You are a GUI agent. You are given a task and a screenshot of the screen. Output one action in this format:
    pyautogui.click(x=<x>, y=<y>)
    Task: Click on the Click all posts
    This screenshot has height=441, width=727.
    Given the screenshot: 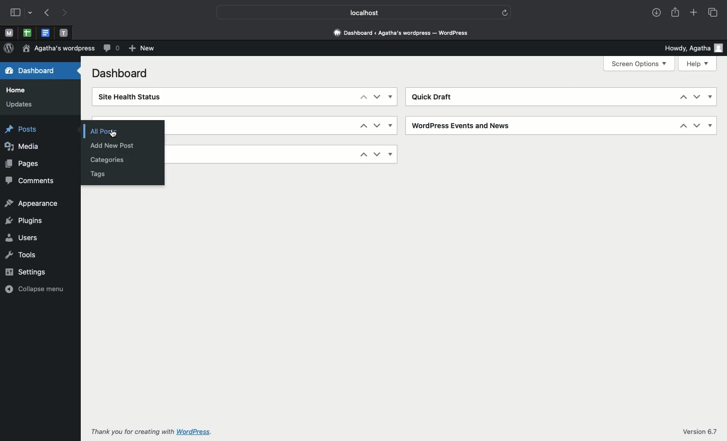 What is the action you would take?
    pyautogui.click(x=112, y=131)
    